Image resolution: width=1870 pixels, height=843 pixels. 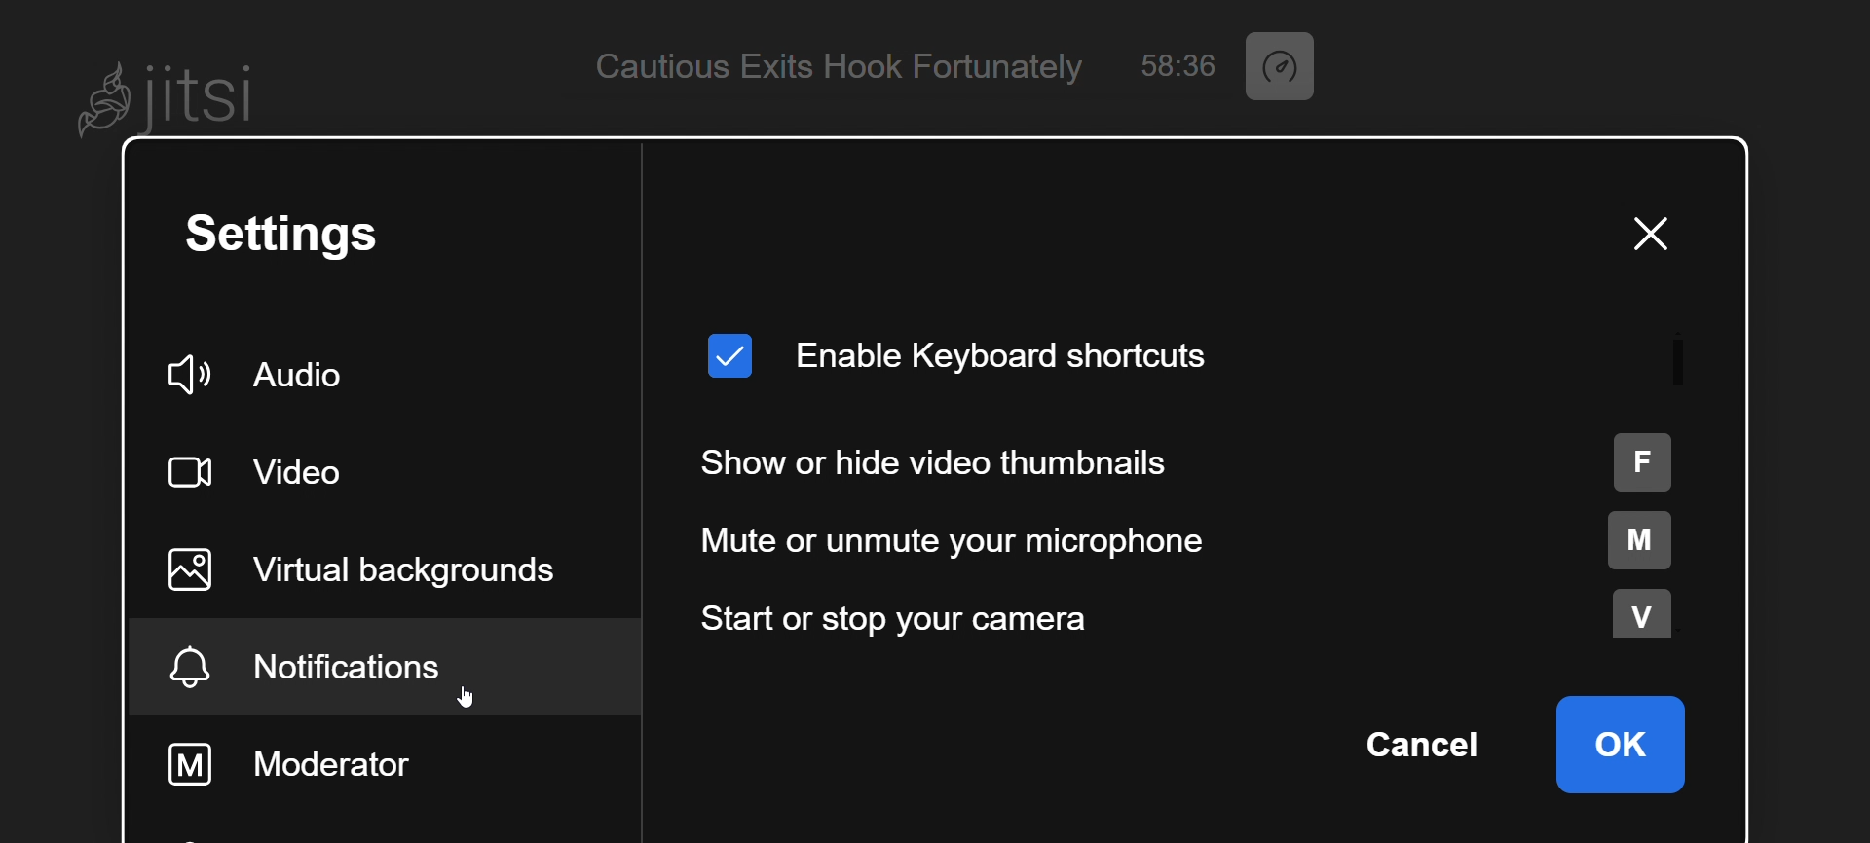 What do you see at coordinates (1177, 66) in the screenshot?
I see `58:36` at bounding box center [1177, 66].